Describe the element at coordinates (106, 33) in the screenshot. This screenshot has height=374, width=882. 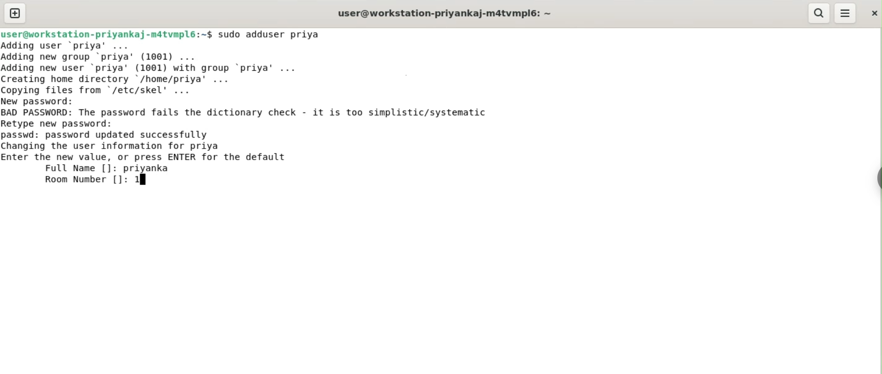
I see `user@workstation-priyankaj-m4tvmpl6:~$` at that location.